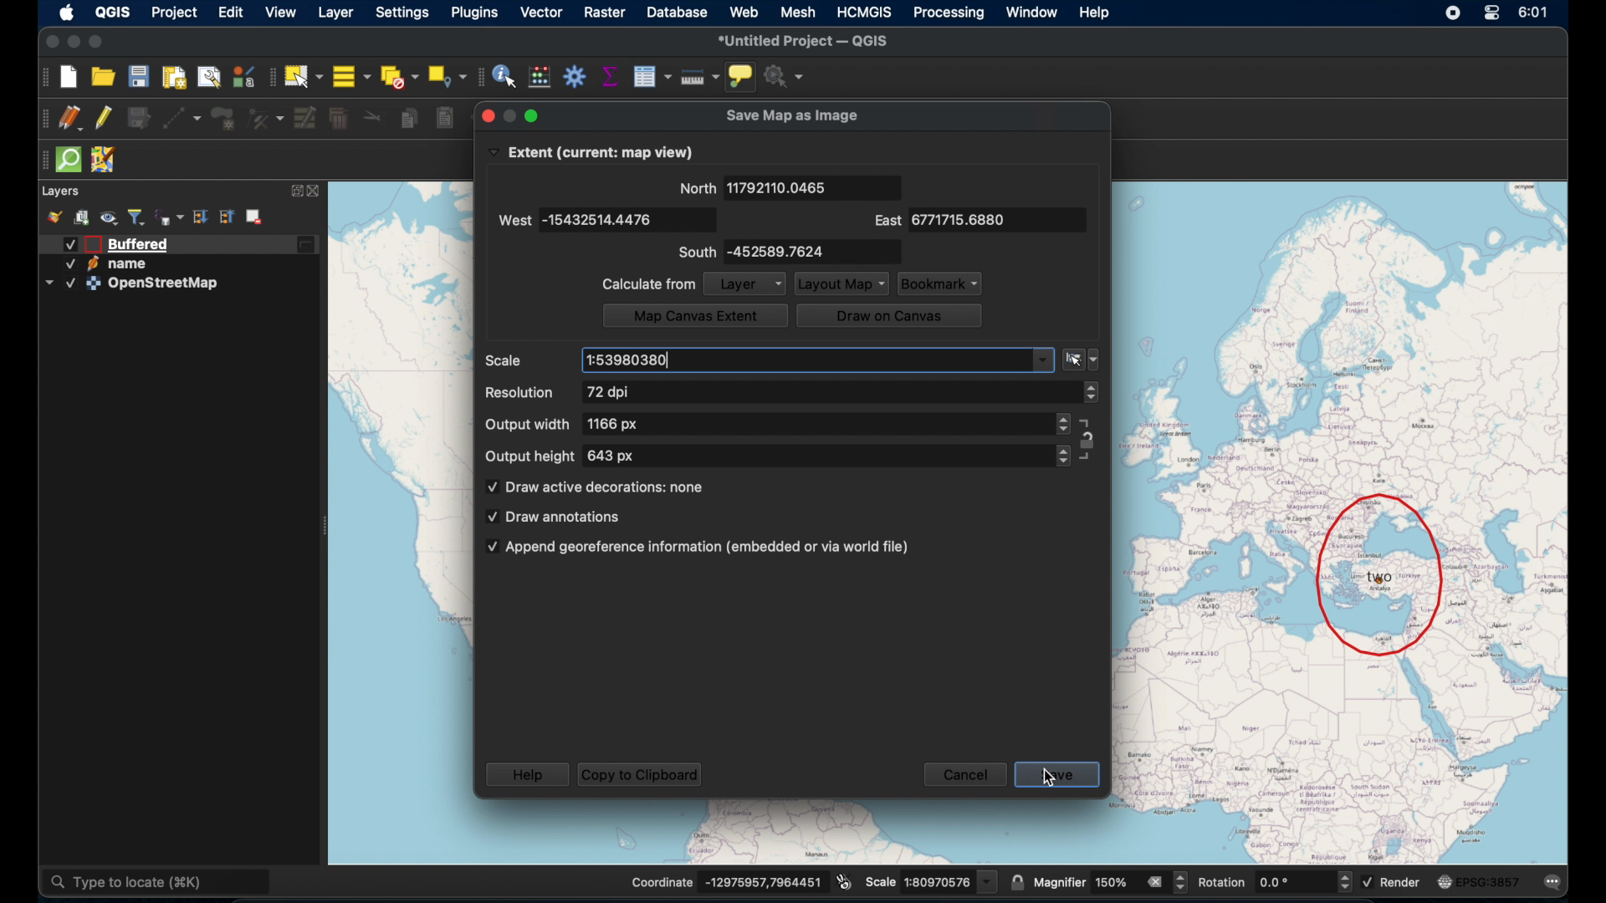 The height and width of the screenshot is (903, 1606). What do you see at coordinates (167, 285) in the screenshot?
I see `OpenStreetMap` at bounding box center [167, 285].